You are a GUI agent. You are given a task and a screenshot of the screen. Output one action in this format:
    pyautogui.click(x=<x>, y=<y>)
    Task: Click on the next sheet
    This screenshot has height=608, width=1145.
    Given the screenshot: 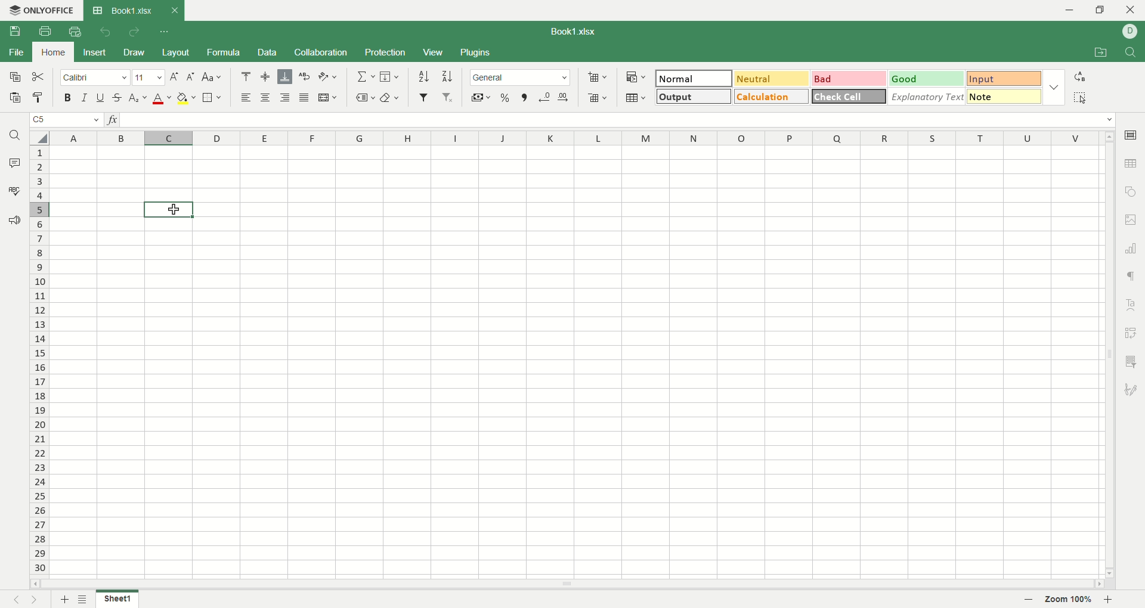 What is the action you would take?
    pyautogui.click(x=38, y=600)
    